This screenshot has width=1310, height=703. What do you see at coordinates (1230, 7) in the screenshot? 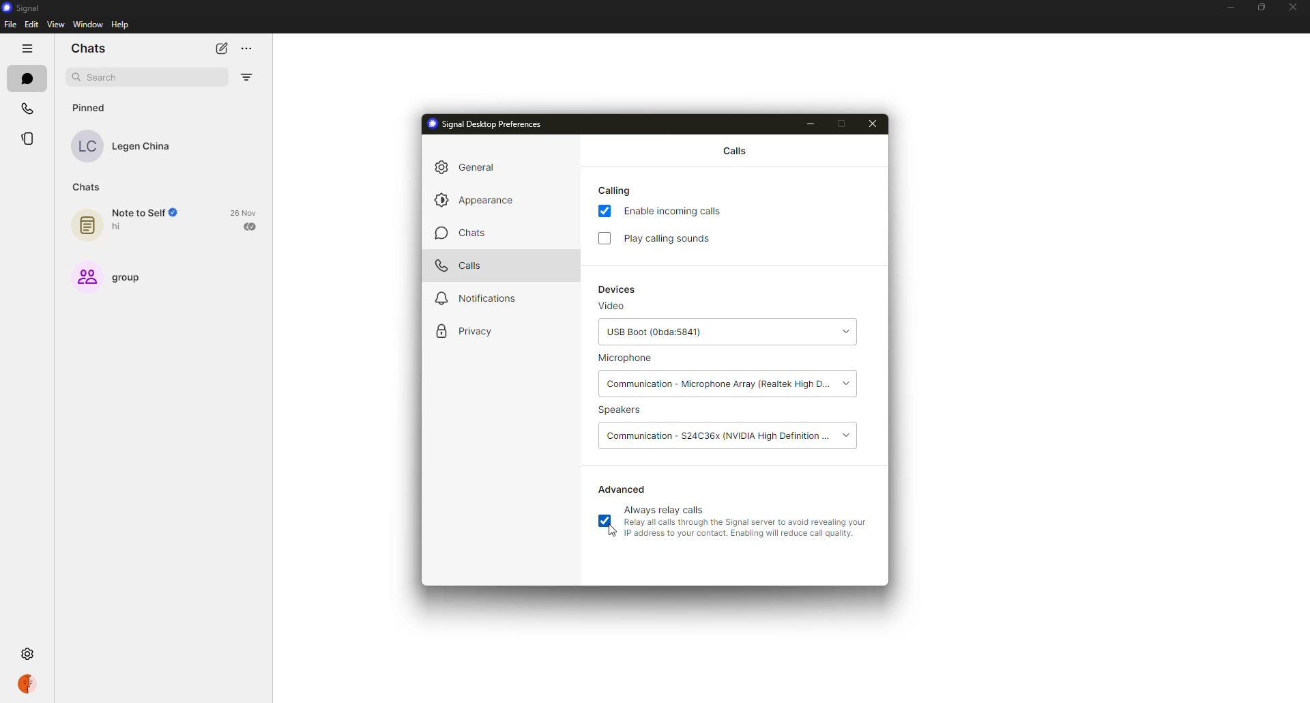
I see `minimize` at bounding box center [1230, 7].